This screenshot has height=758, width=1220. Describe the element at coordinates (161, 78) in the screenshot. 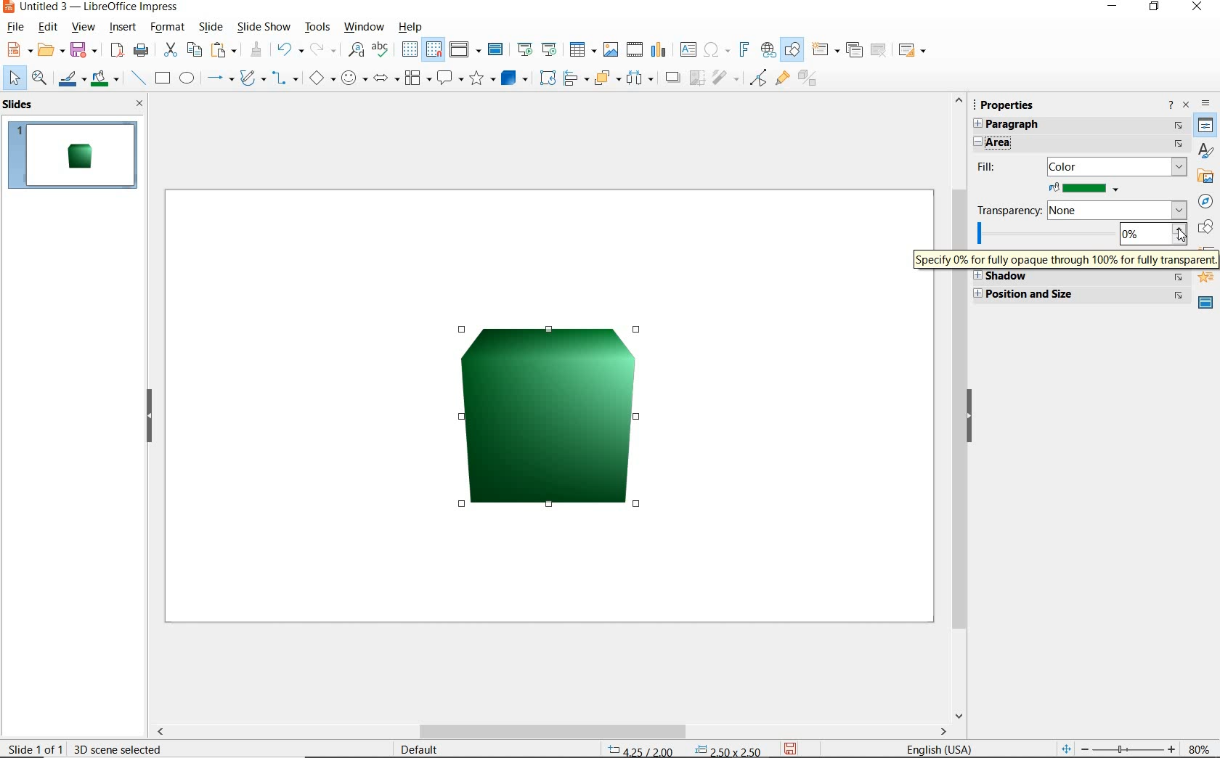

I see `rectangle` at that location.